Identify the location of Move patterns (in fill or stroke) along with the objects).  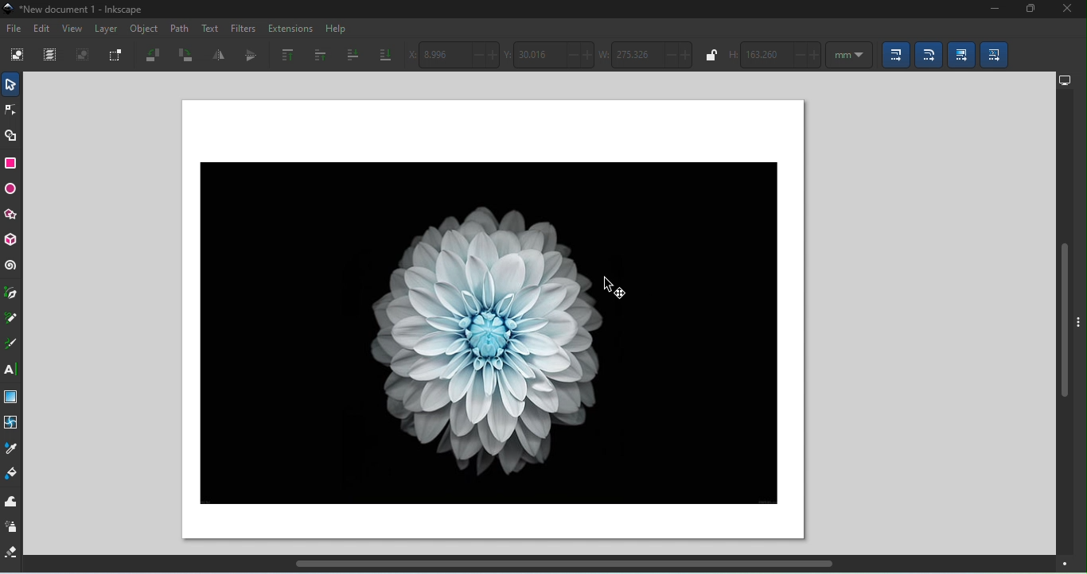
(996, 56).